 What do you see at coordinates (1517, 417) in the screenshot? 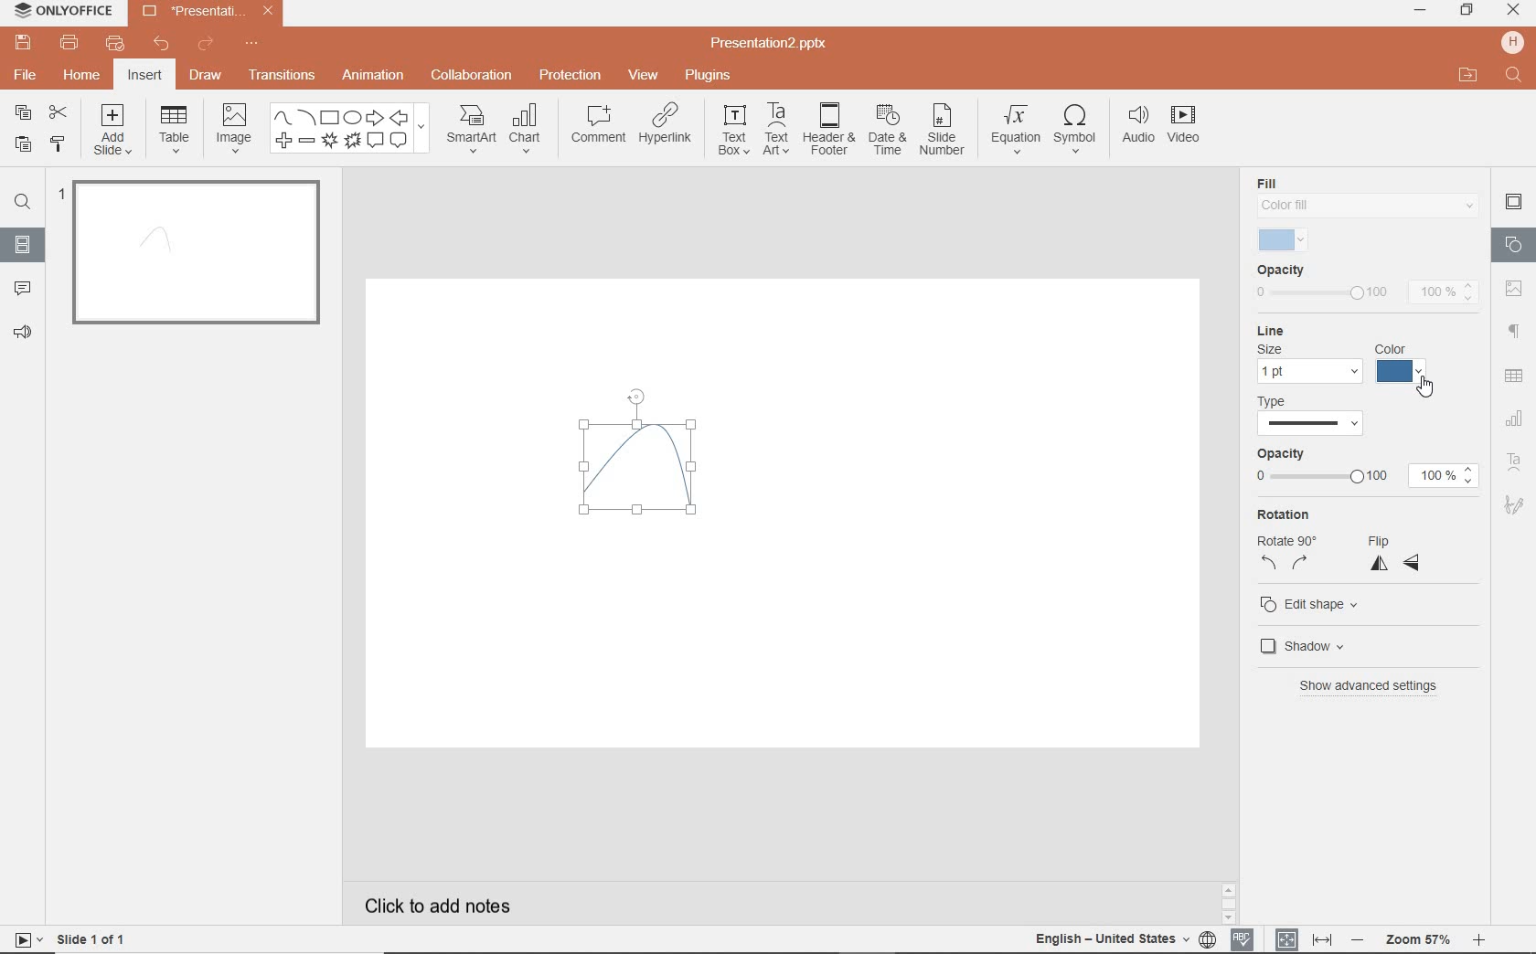
I see `CHART SETTINGS` at bounding box center [1517, 417].